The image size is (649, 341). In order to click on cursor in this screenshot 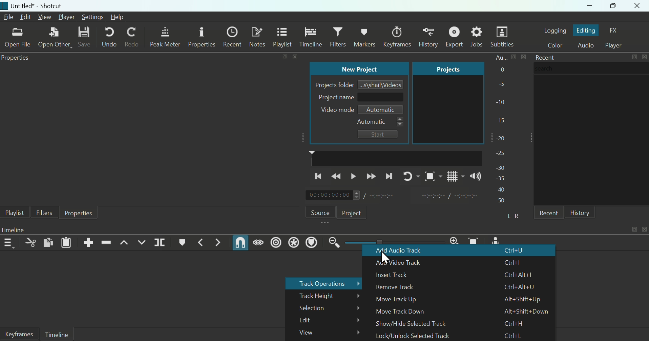, I will do `click(385, 258)`.